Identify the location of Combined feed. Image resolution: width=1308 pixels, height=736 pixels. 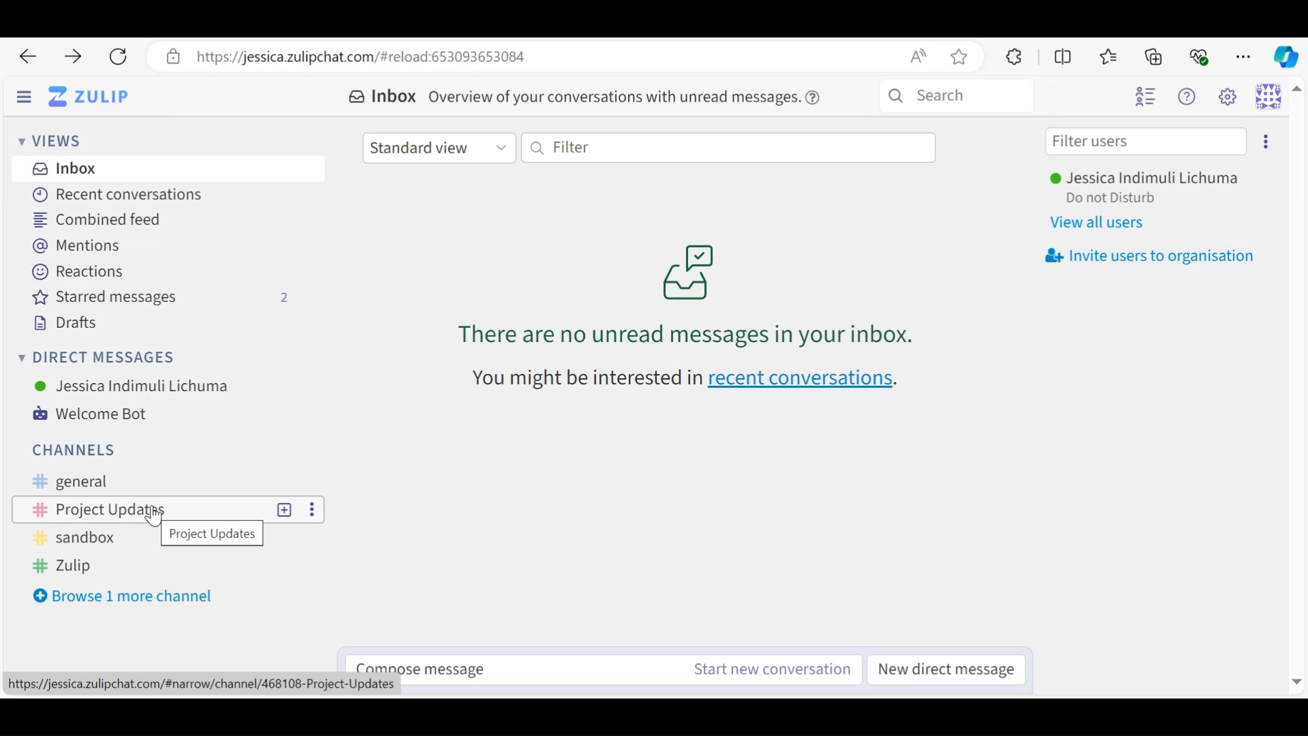
(99, 219).